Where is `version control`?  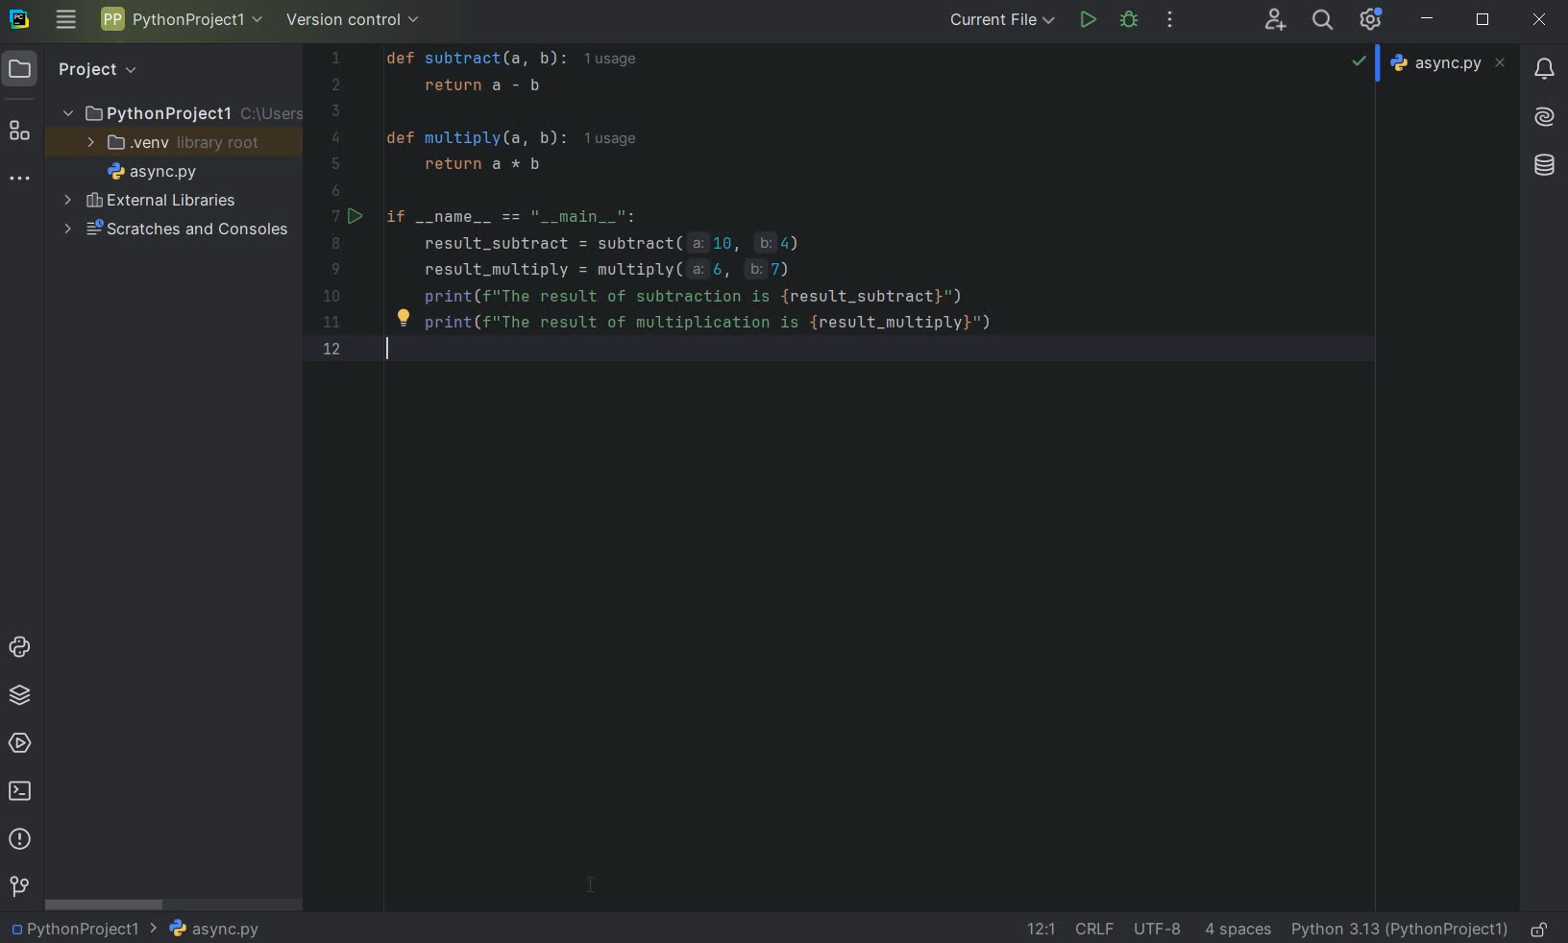 version control is located at coordinates (19, 887).